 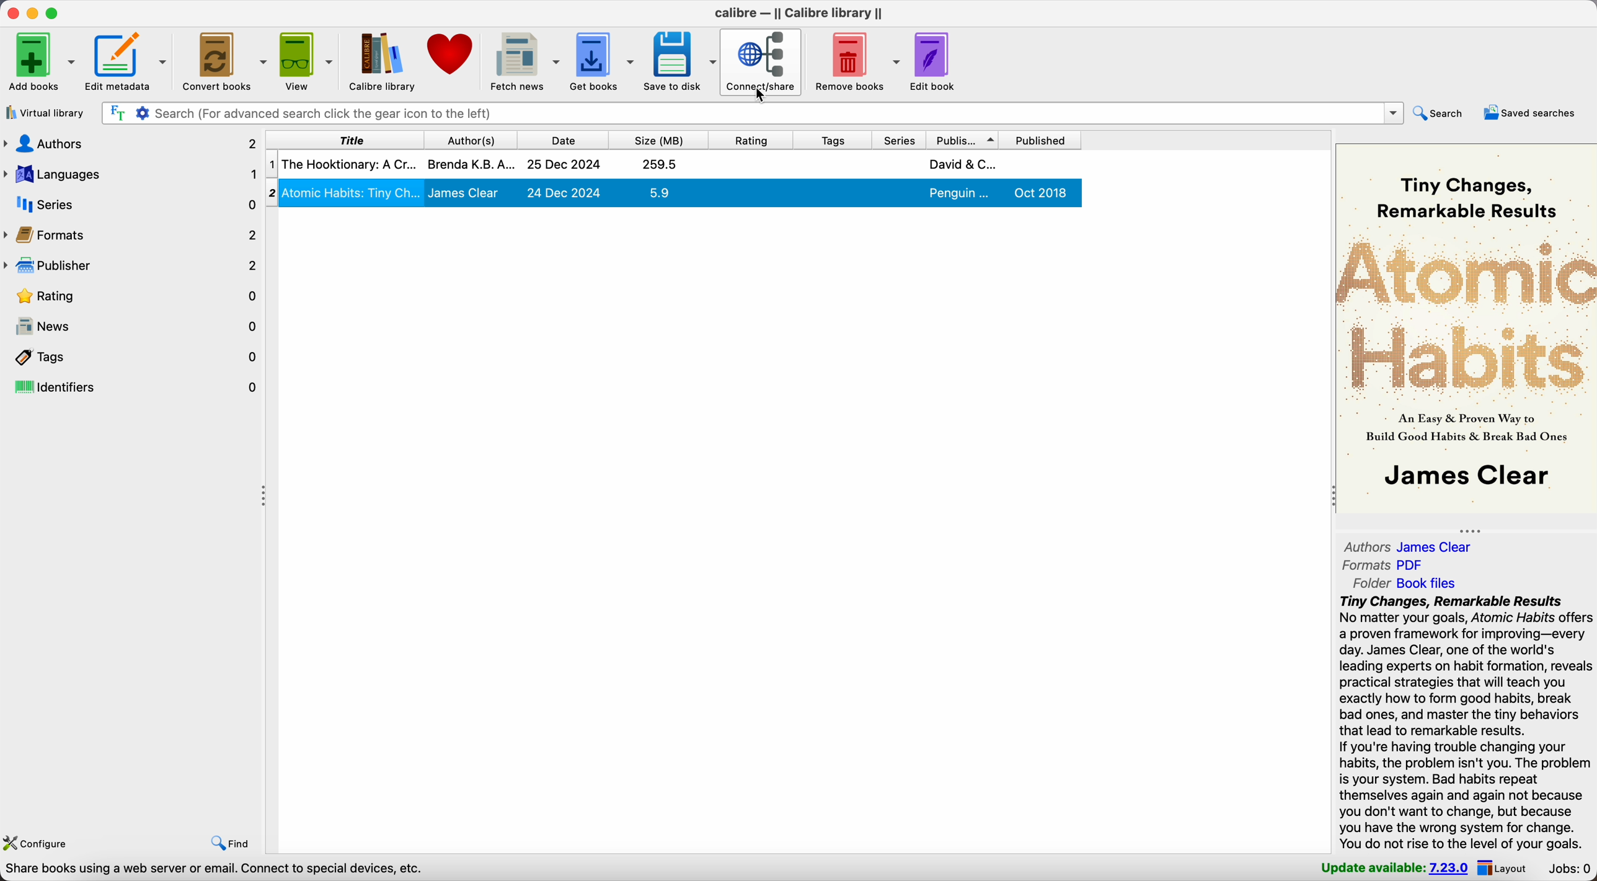 I want to click on formats, so click(x=132, y=234).